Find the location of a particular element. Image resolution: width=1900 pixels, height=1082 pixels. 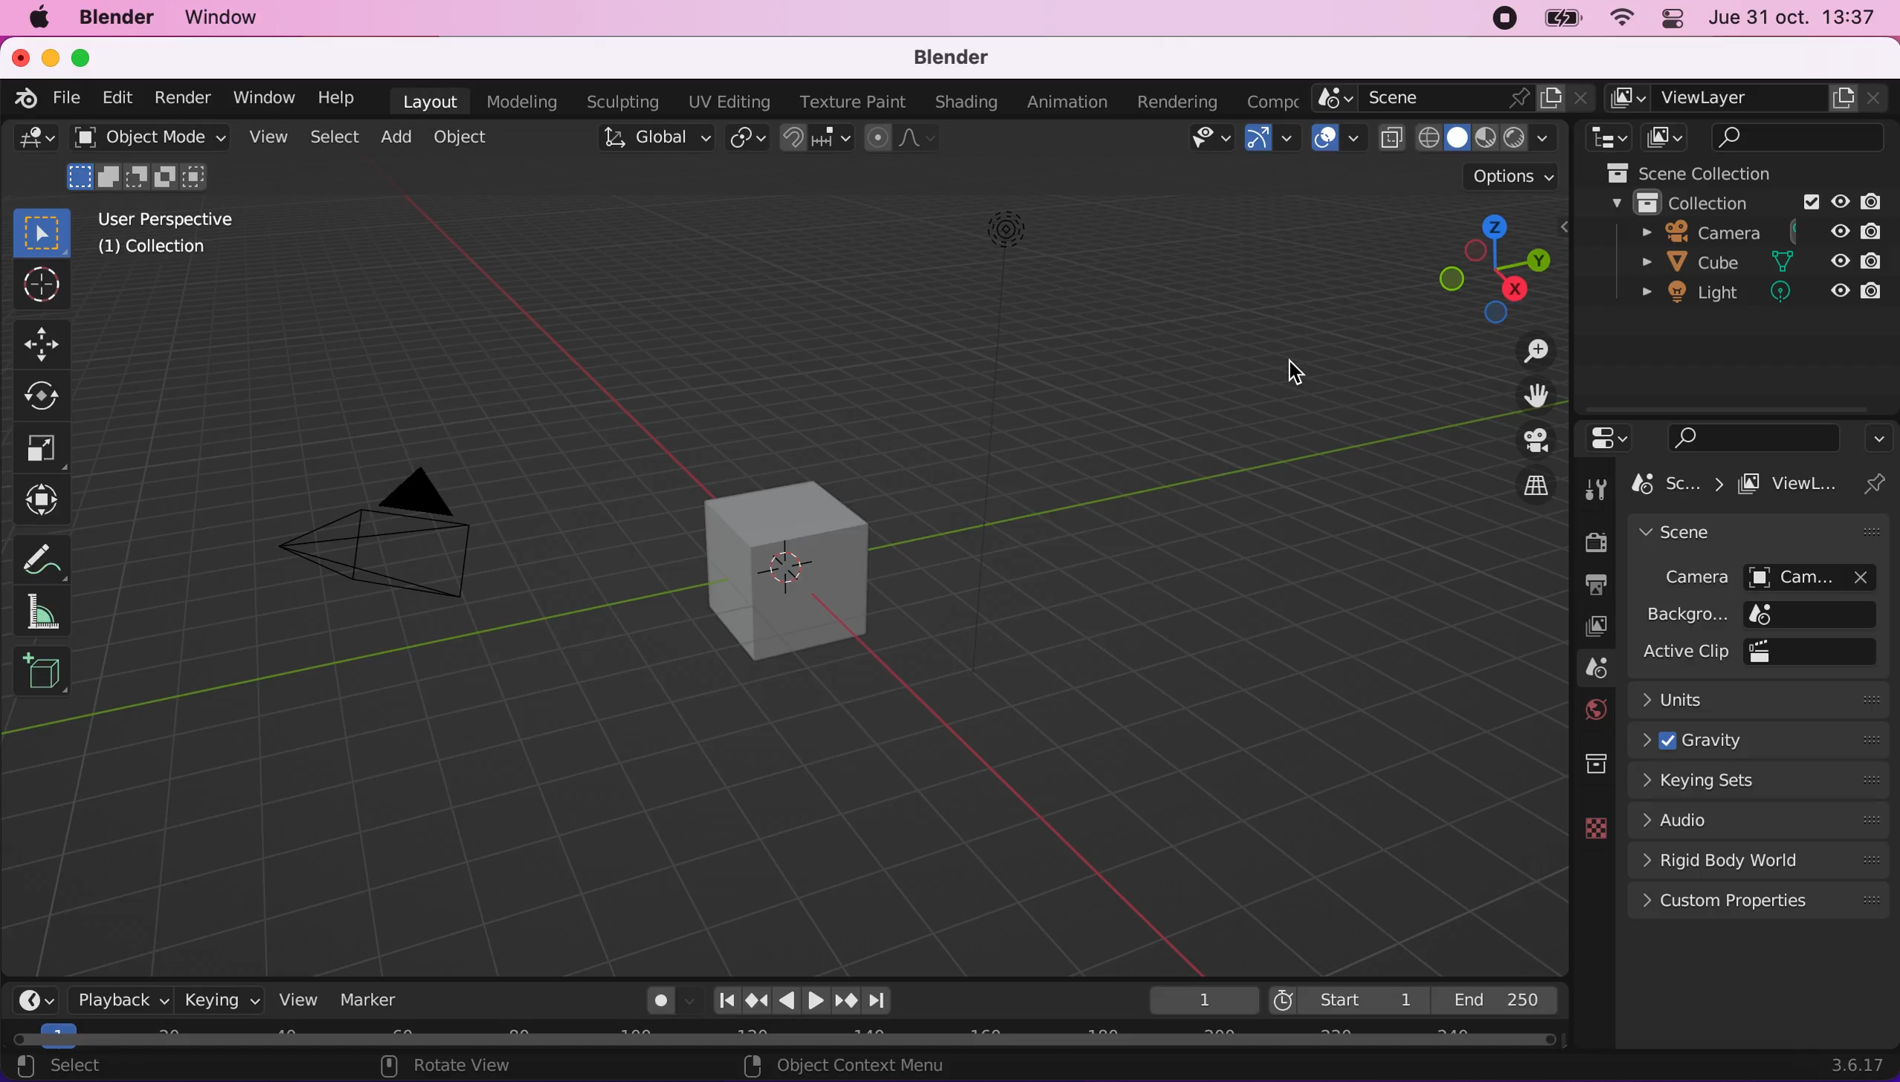

recording stopped is located at coordinates (1498, 19).